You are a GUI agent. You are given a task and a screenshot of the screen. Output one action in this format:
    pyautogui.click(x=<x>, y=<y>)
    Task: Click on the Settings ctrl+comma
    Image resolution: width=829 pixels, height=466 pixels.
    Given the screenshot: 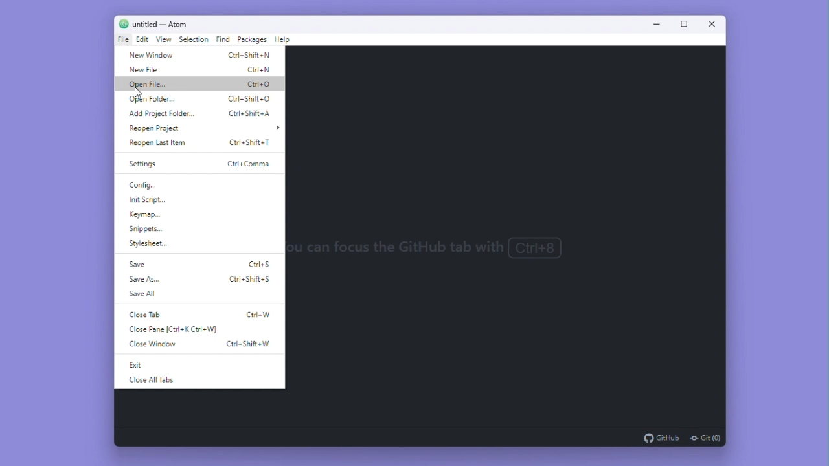 What is the action you would take?
    pyautogui.click(x=195, y=162)
    